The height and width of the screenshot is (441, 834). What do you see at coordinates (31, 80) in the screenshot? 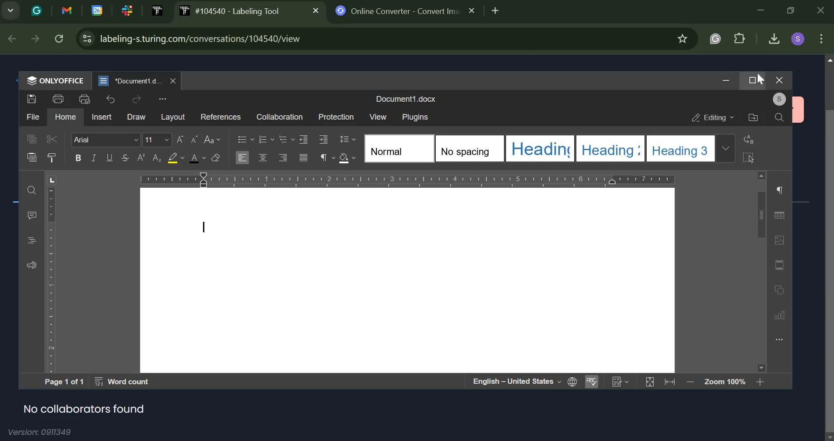
I see `logo` at bounding box center [31, 80].